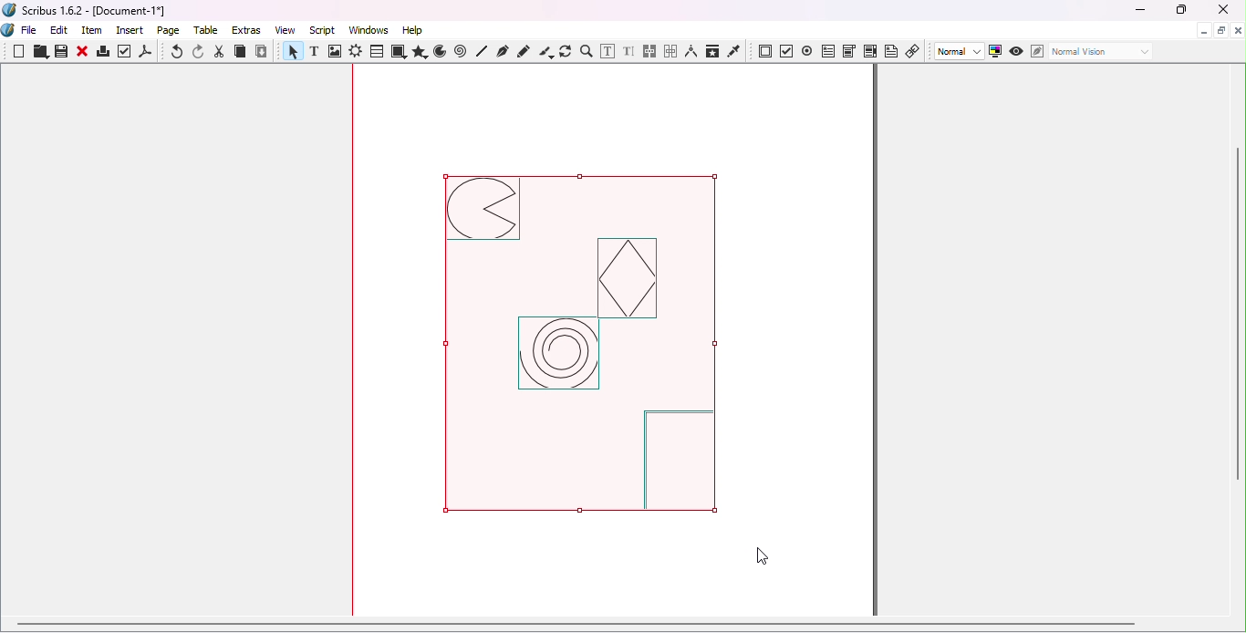 This screenshot has height=633, width=1246. Describe the element at coordinates (356, 53) in the screenshot. I see `Render frame` at that location.